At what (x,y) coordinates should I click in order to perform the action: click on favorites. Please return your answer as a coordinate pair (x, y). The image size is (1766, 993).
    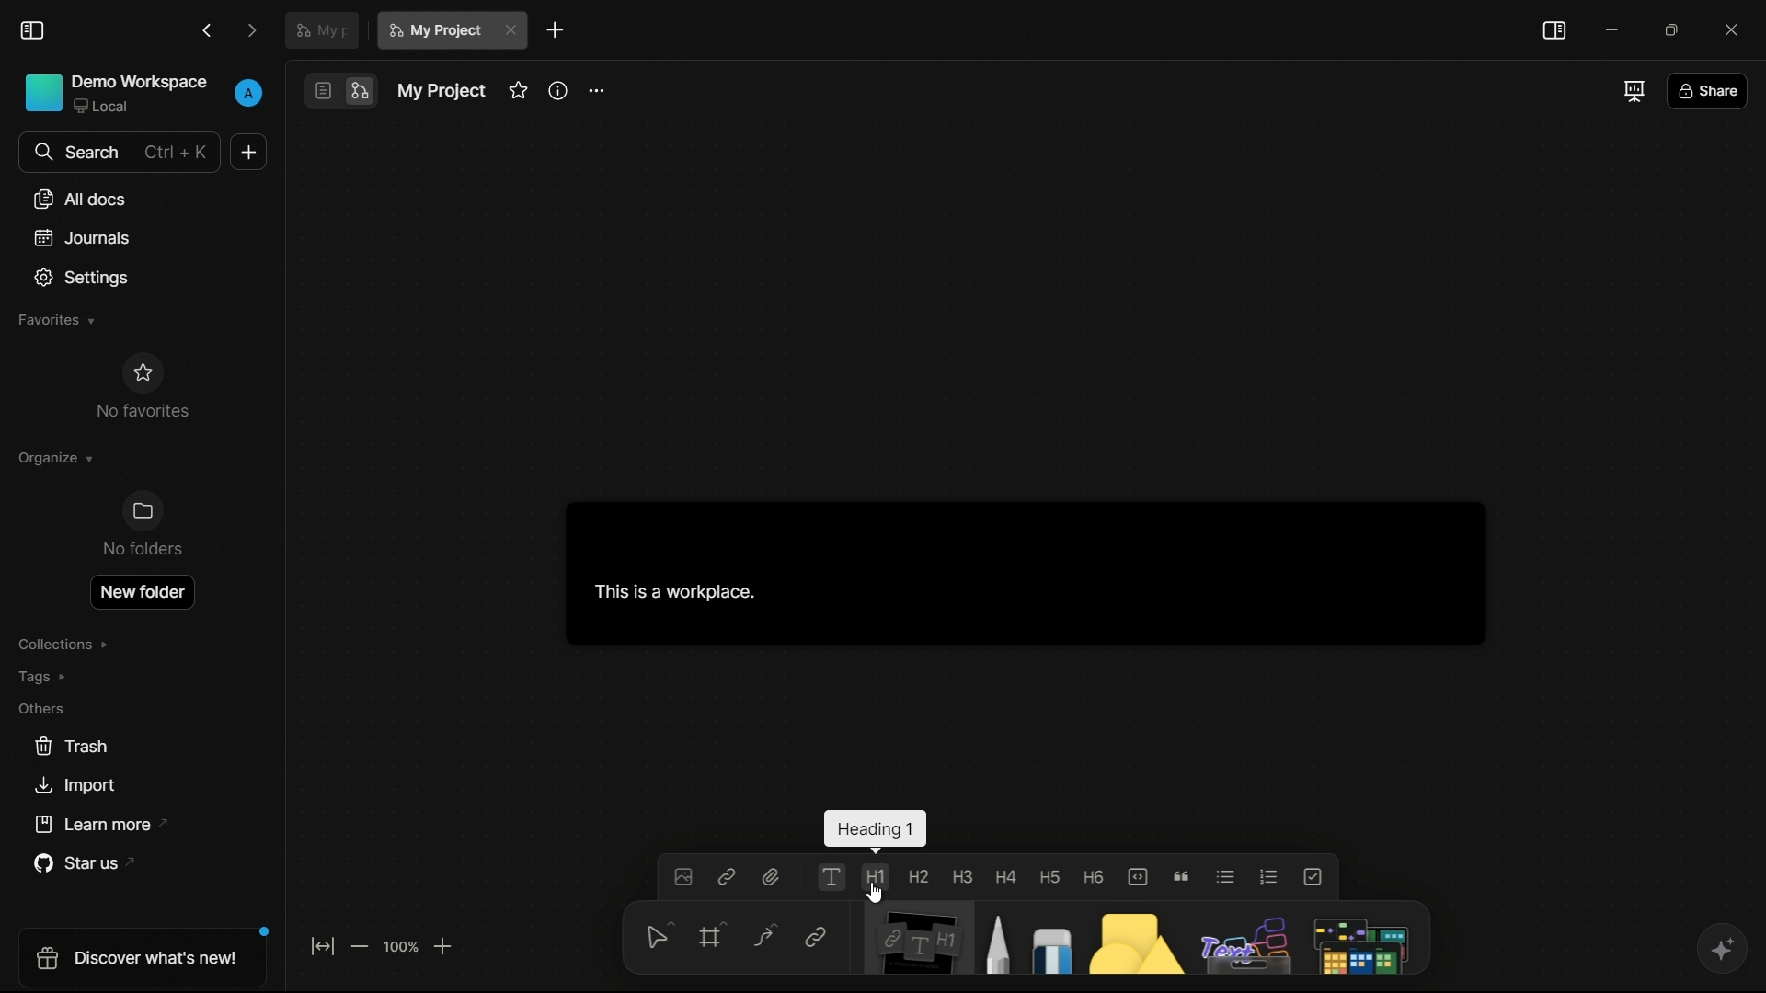
    Looking at the image, I should click on (517, 91).